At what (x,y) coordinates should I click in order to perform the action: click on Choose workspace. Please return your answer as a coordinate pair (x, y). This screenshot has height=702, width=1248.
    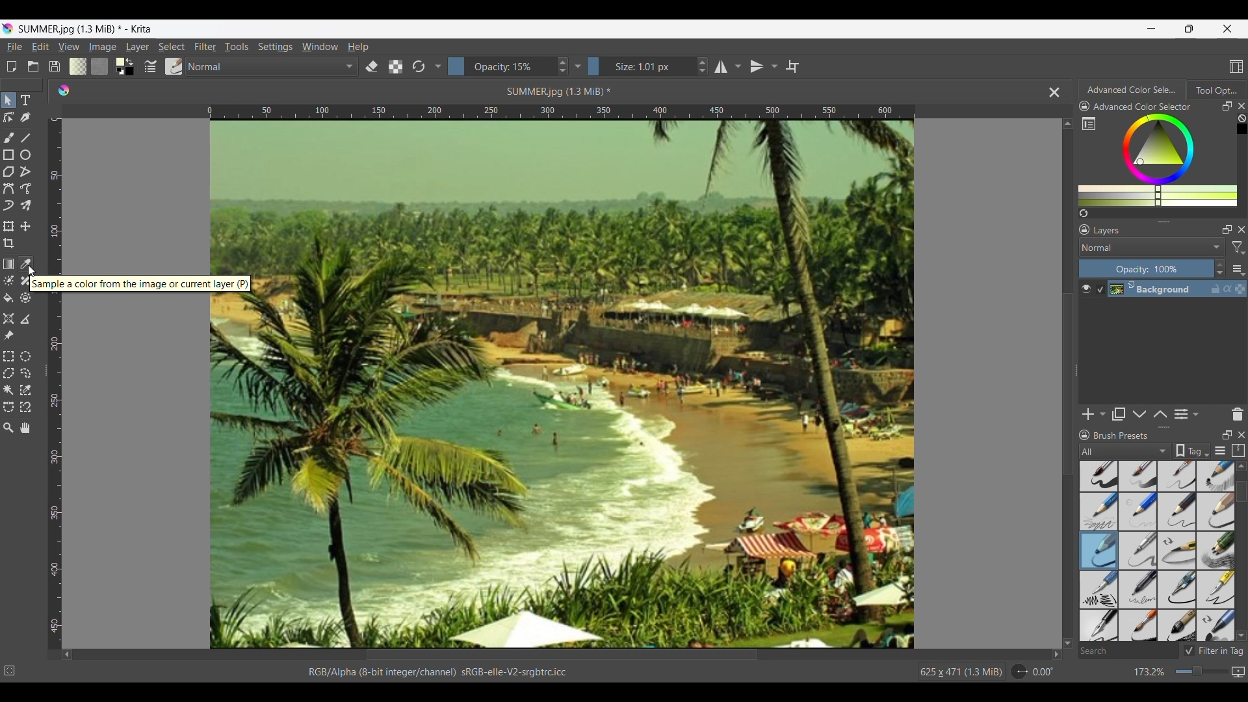
    Looking at the image, I should click on (1236, 66).